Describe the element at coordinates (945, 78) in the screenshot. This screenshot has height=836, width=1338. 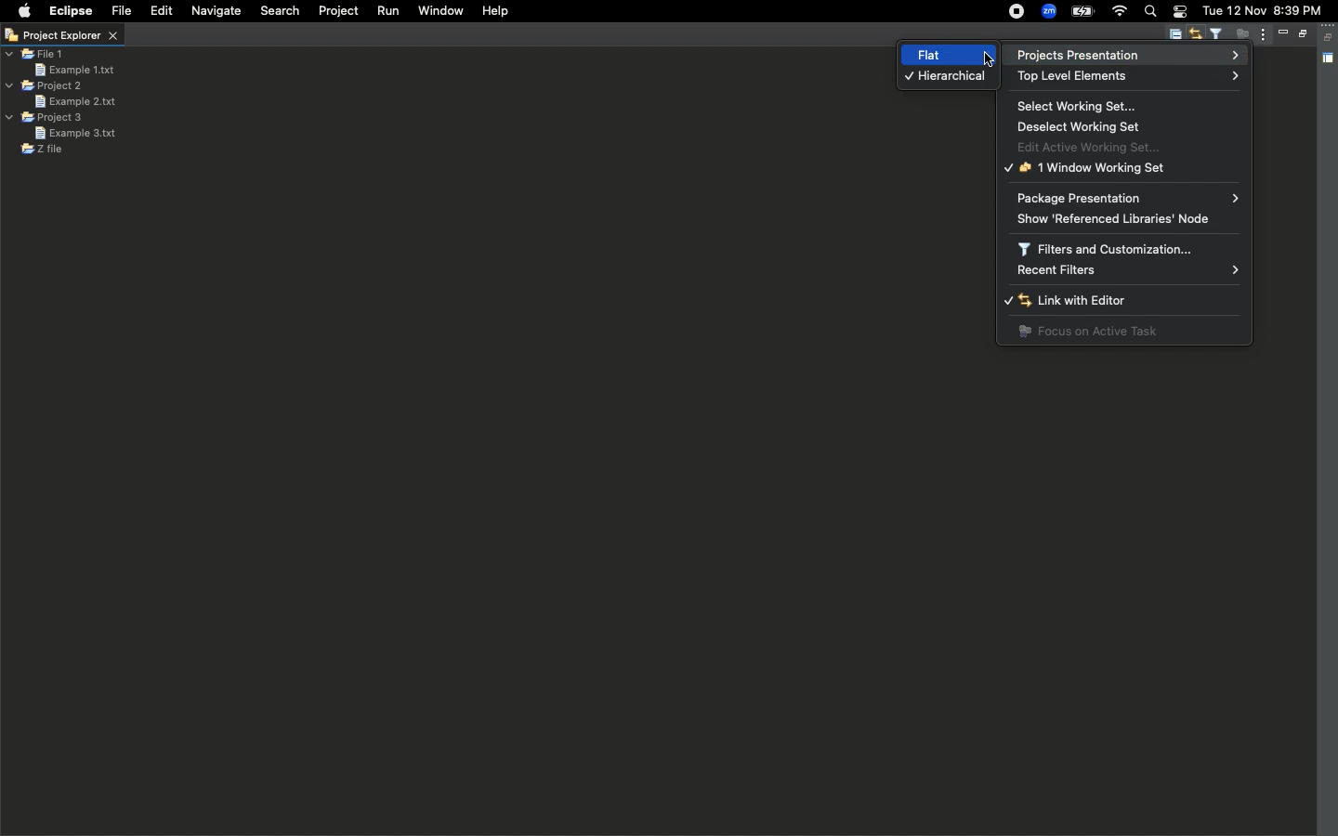
I see `Hierarchical` at that location.